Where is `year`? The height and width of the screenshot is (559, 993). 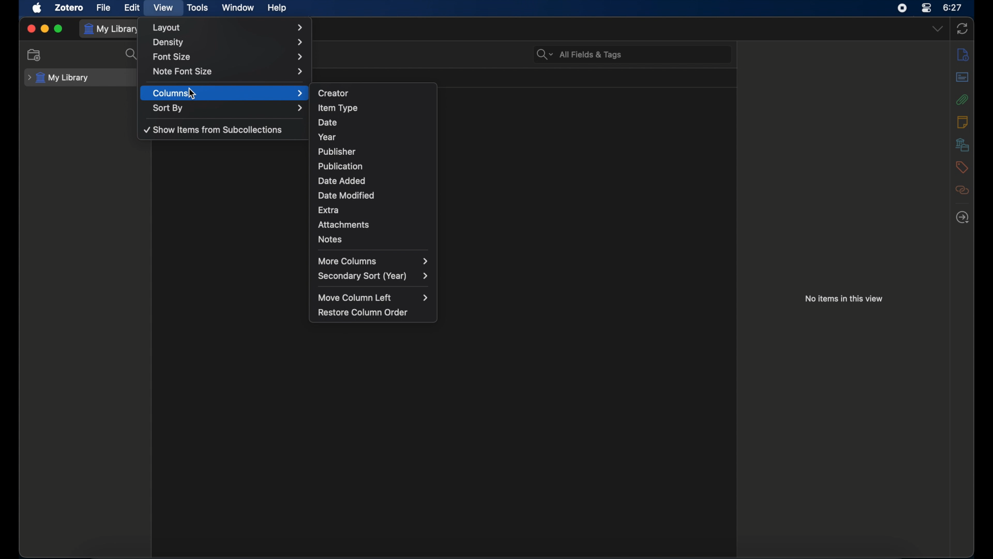
year is located at coordinates (329, 137).